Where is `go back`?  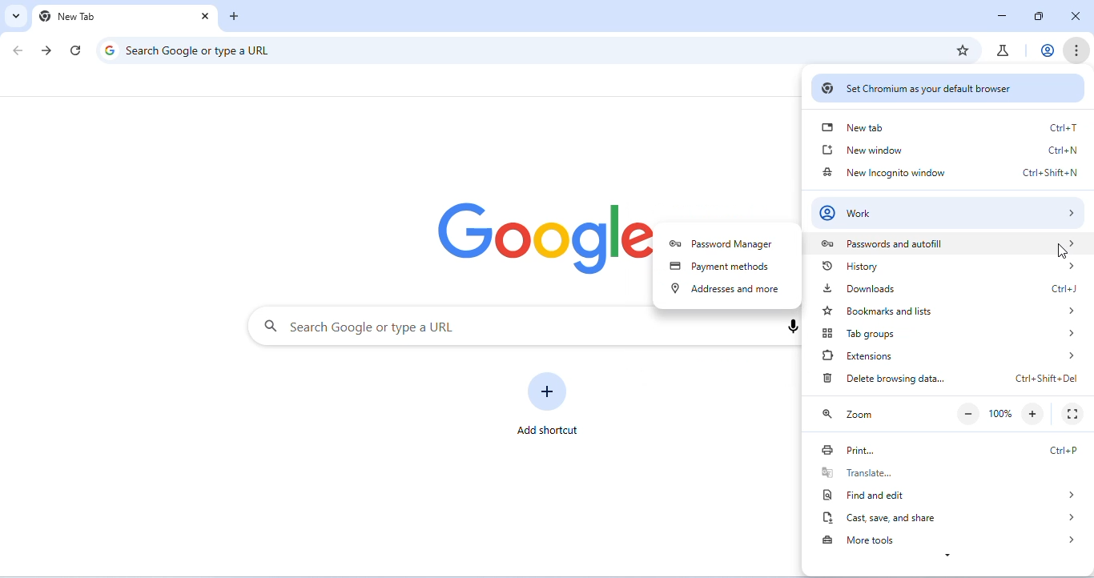
go back is located at coordinates (18, 50).